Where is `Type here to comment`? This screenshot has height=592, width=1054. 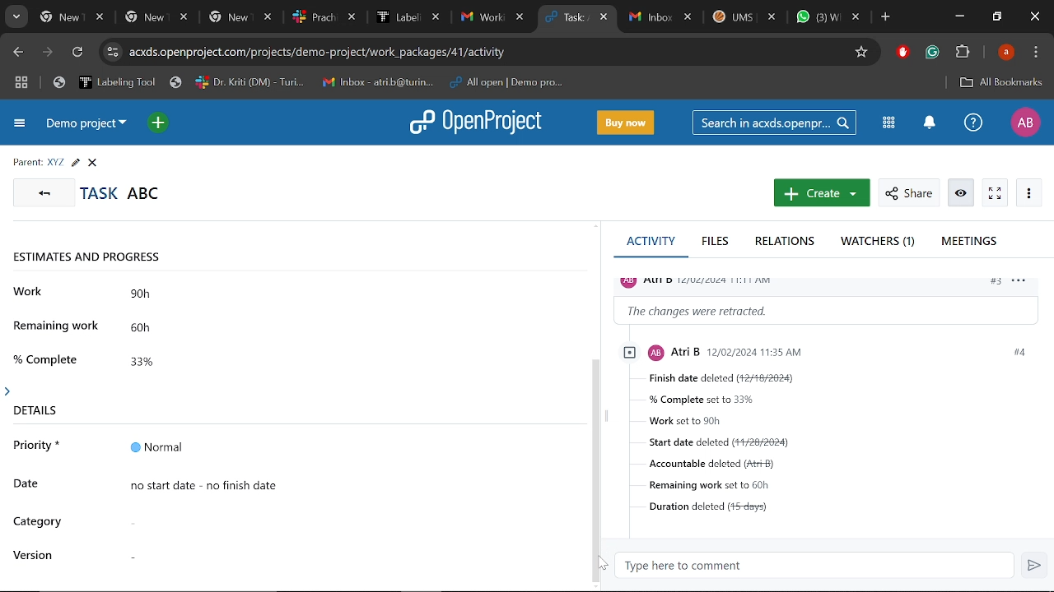
Type here to comment is located at coordinates (815, 566).